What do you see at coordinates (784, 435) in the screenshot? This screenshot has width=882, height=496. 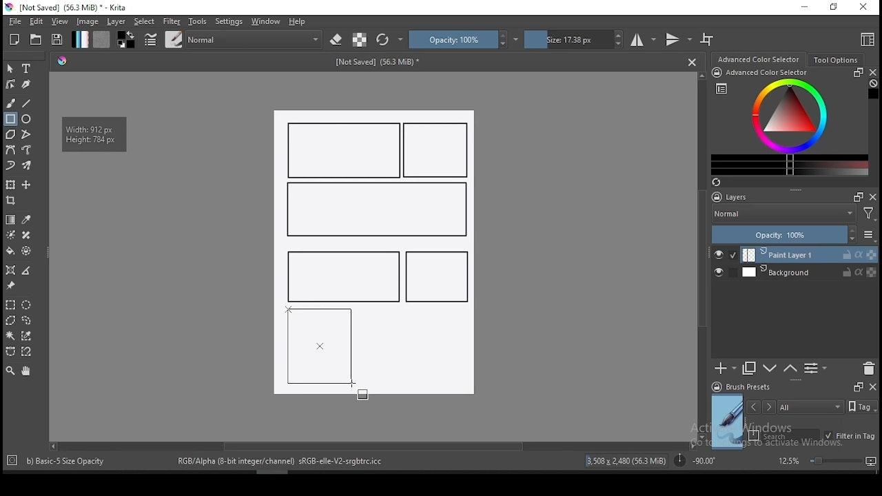 I see `search` at bounding box center [784, 435].